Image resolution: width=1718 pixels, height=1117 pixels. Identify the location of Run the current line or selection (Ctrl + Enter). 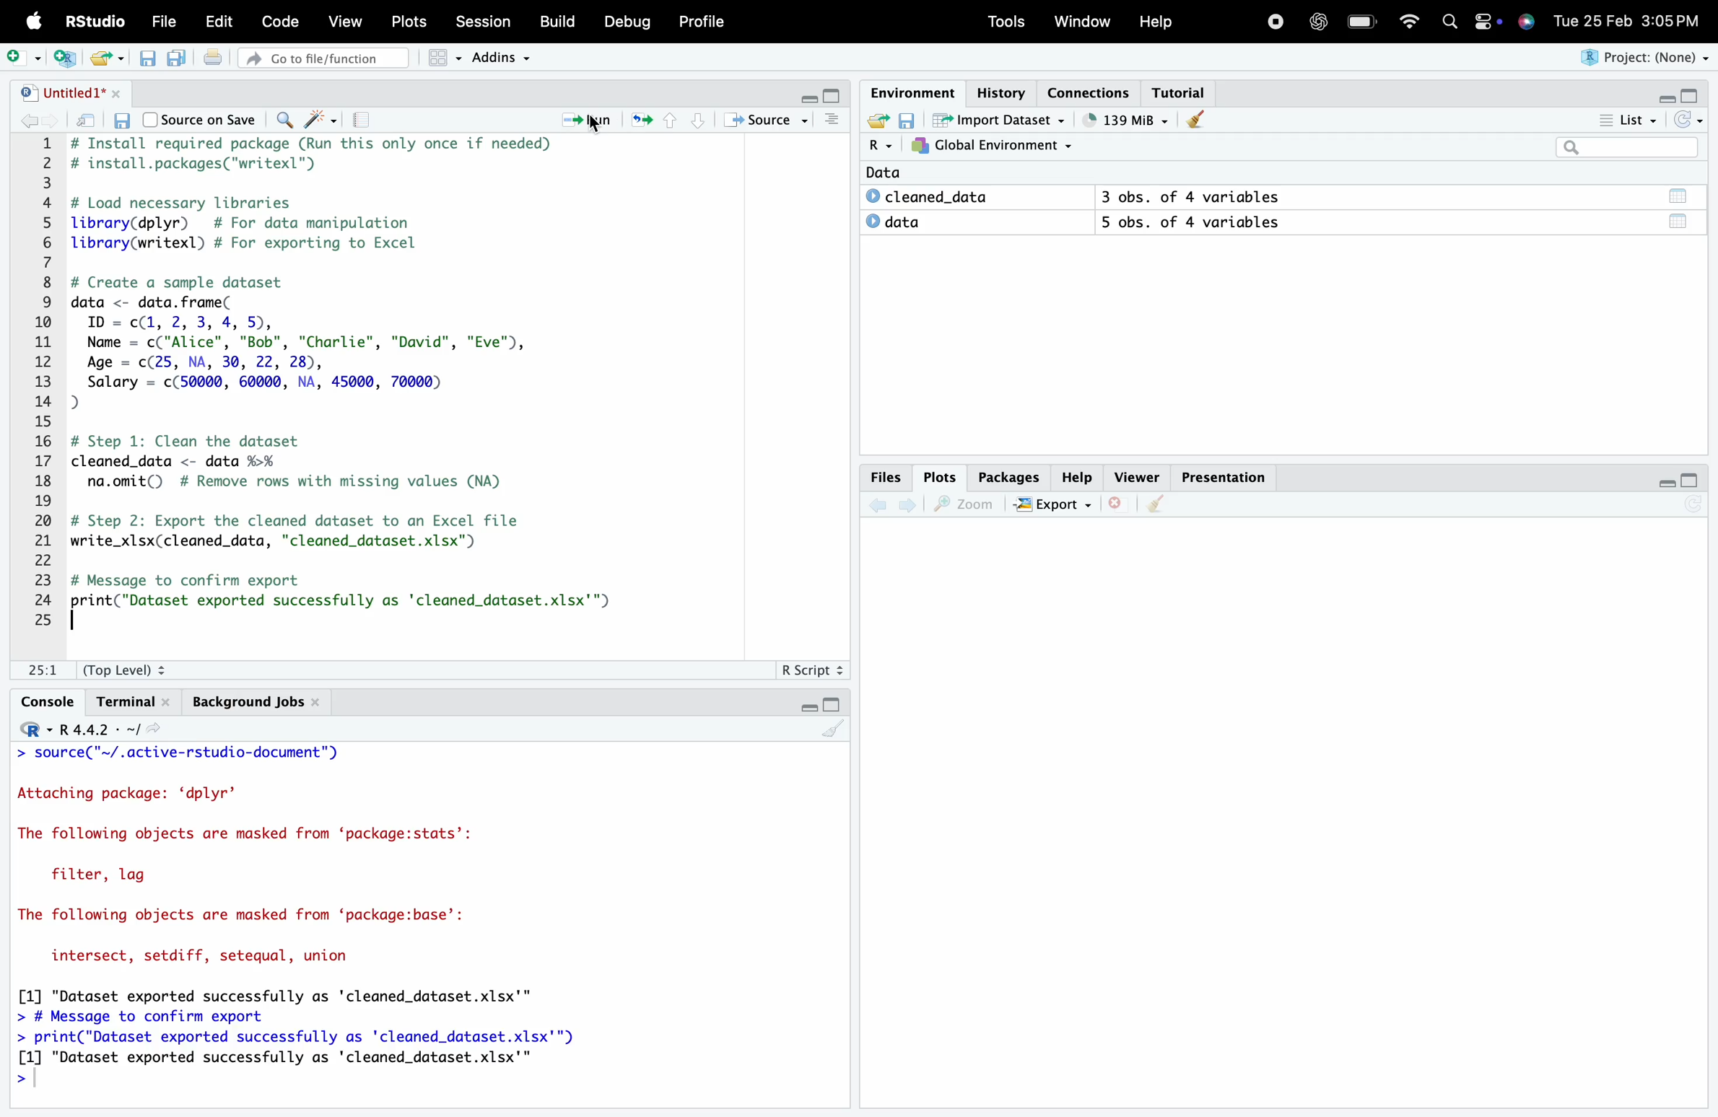
(581, 121).